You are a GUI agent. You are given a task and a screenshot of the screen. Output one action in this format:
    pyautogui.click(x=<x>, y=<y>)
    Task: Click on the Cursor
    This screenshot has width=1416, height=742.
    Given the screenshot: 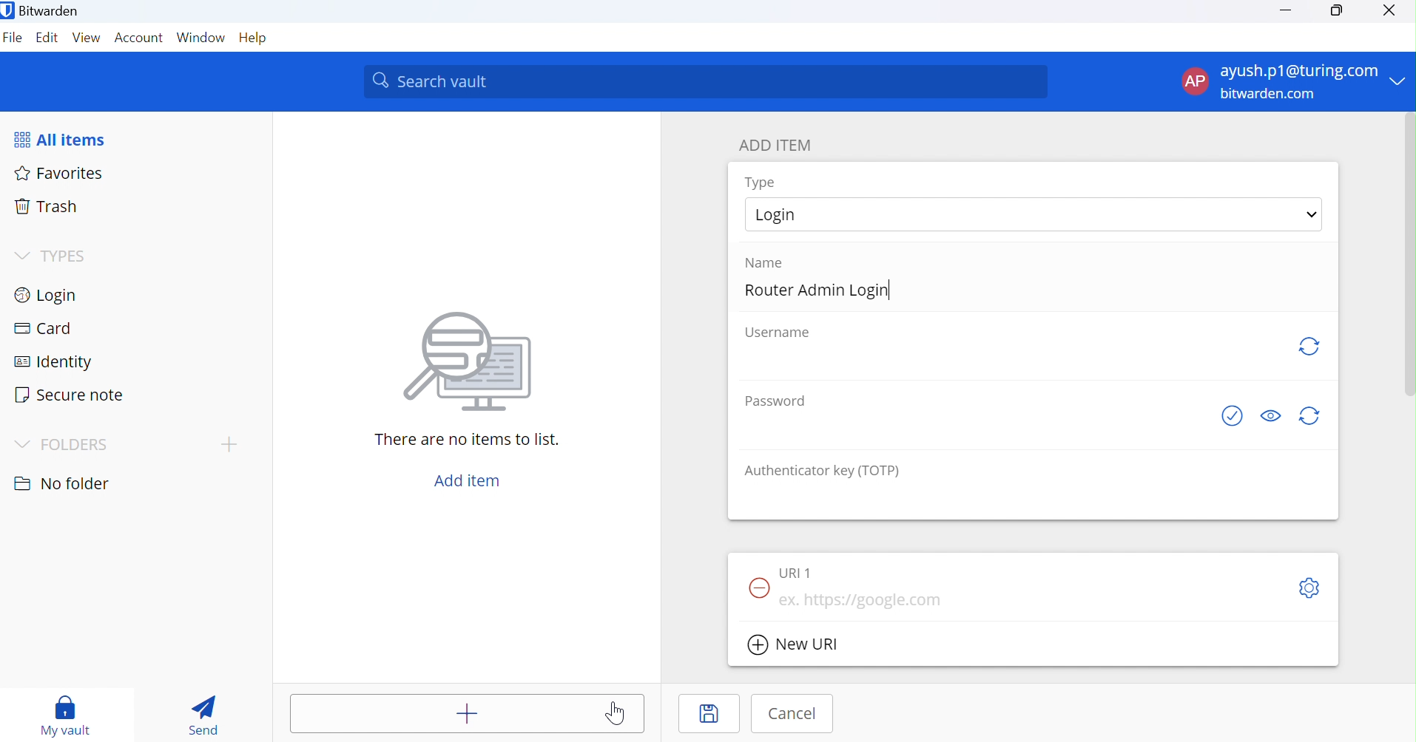 What is the action you would take?
    pyautogui.click(x=619, y=712)
    